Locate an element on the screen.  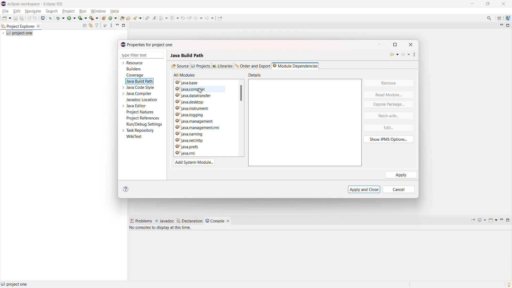
redo is located at coordinates (35, 18).